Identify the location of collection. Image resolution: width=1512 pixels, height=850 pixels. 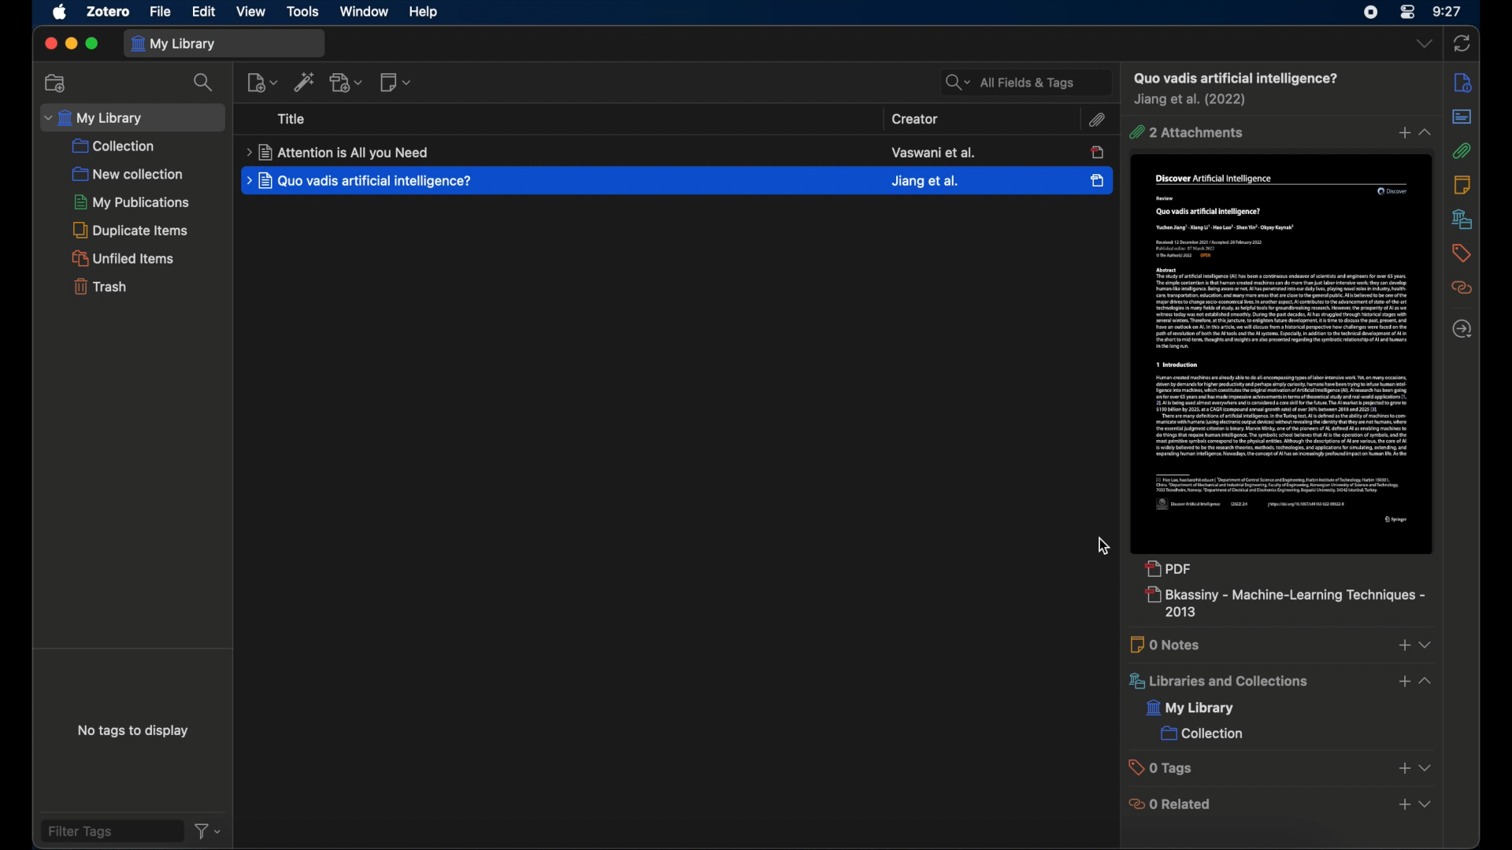
(1205, 734).